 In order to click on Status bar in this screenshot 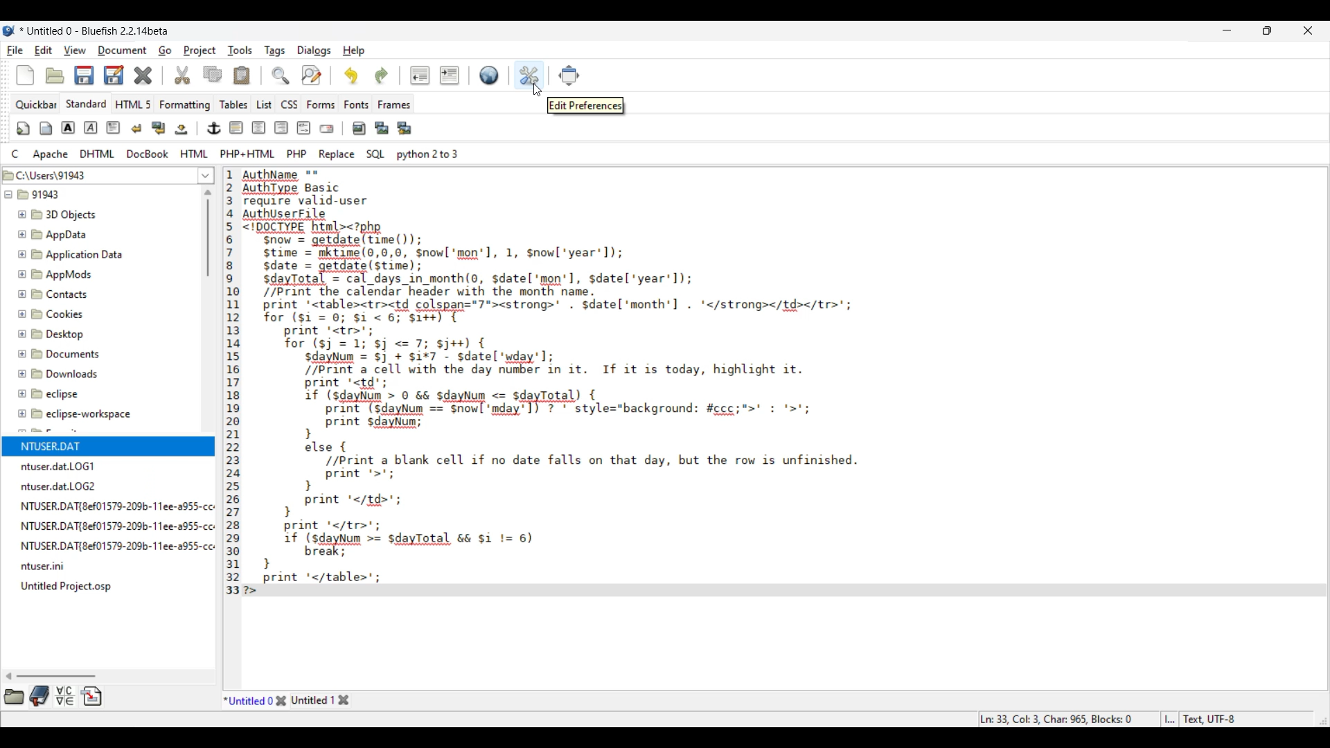, I will do `click(1110, 720)`.